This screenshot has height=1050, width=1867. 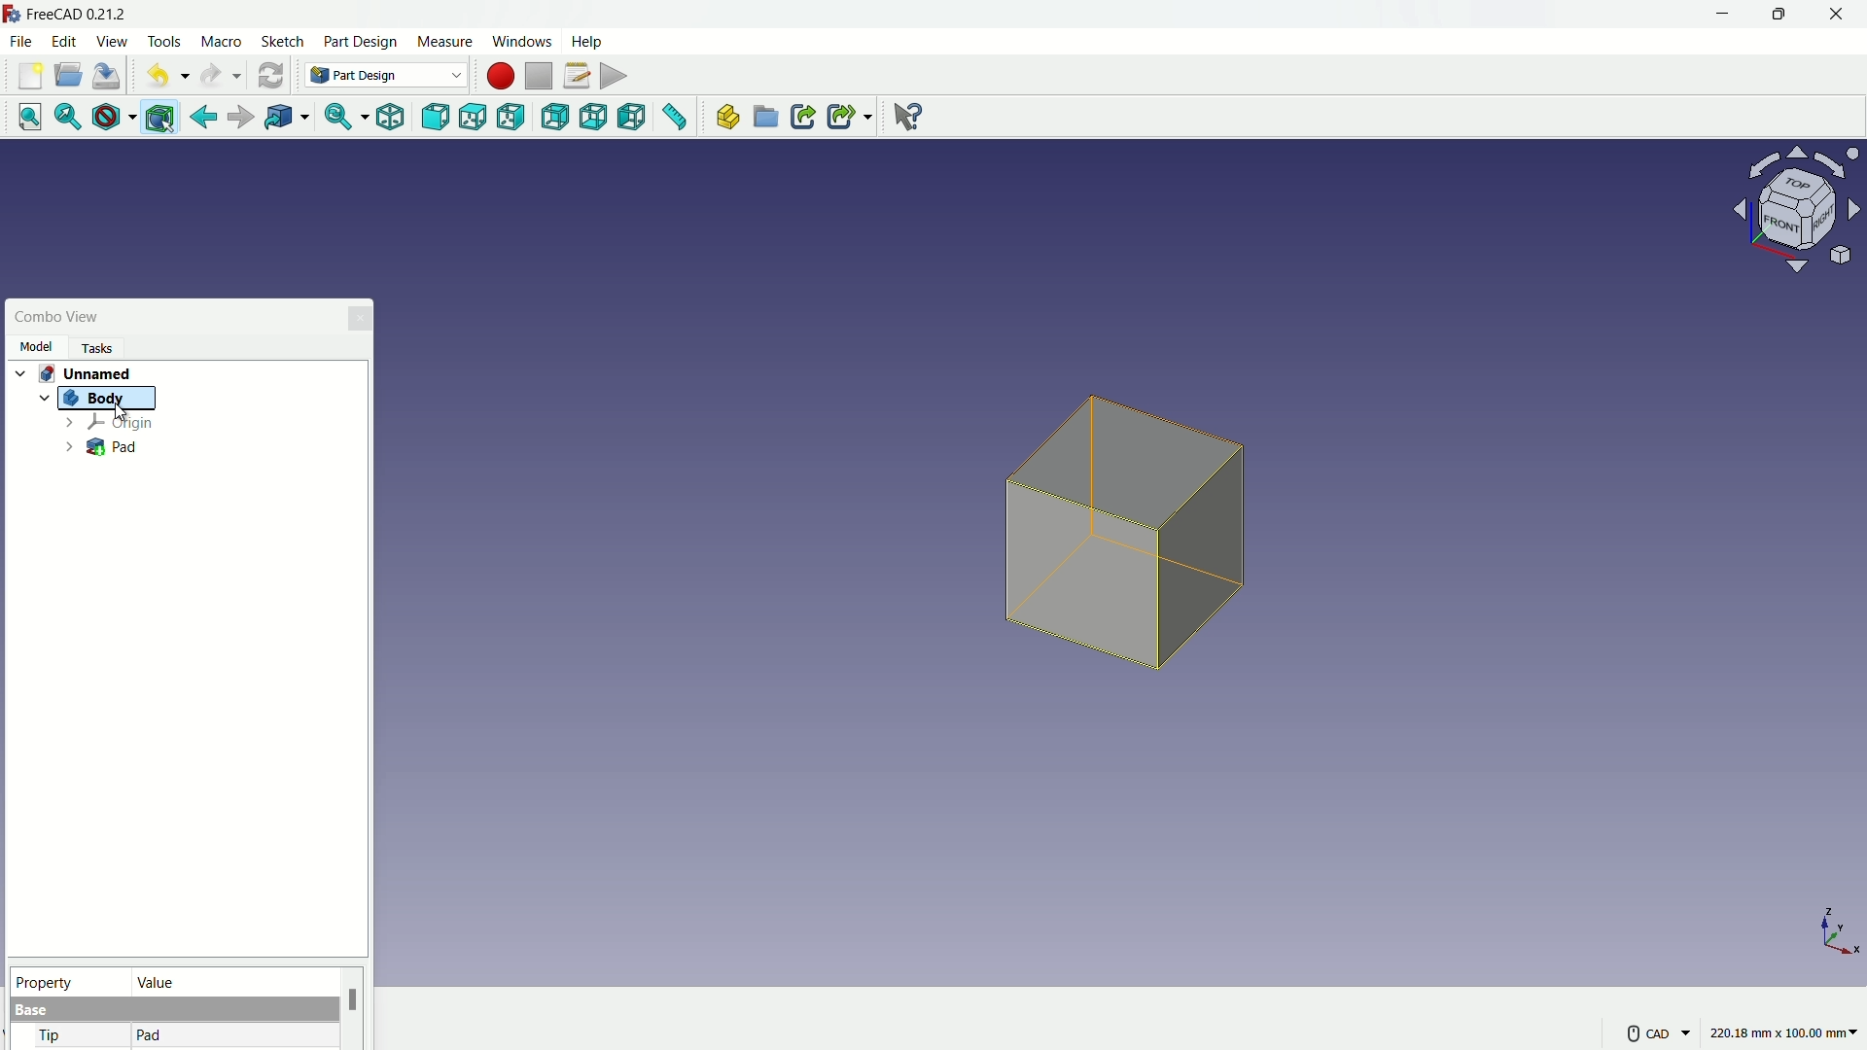 What do you see at coordinates (238, 120) in the screenshot?
I see `forward` at bounding box center [238, 120].